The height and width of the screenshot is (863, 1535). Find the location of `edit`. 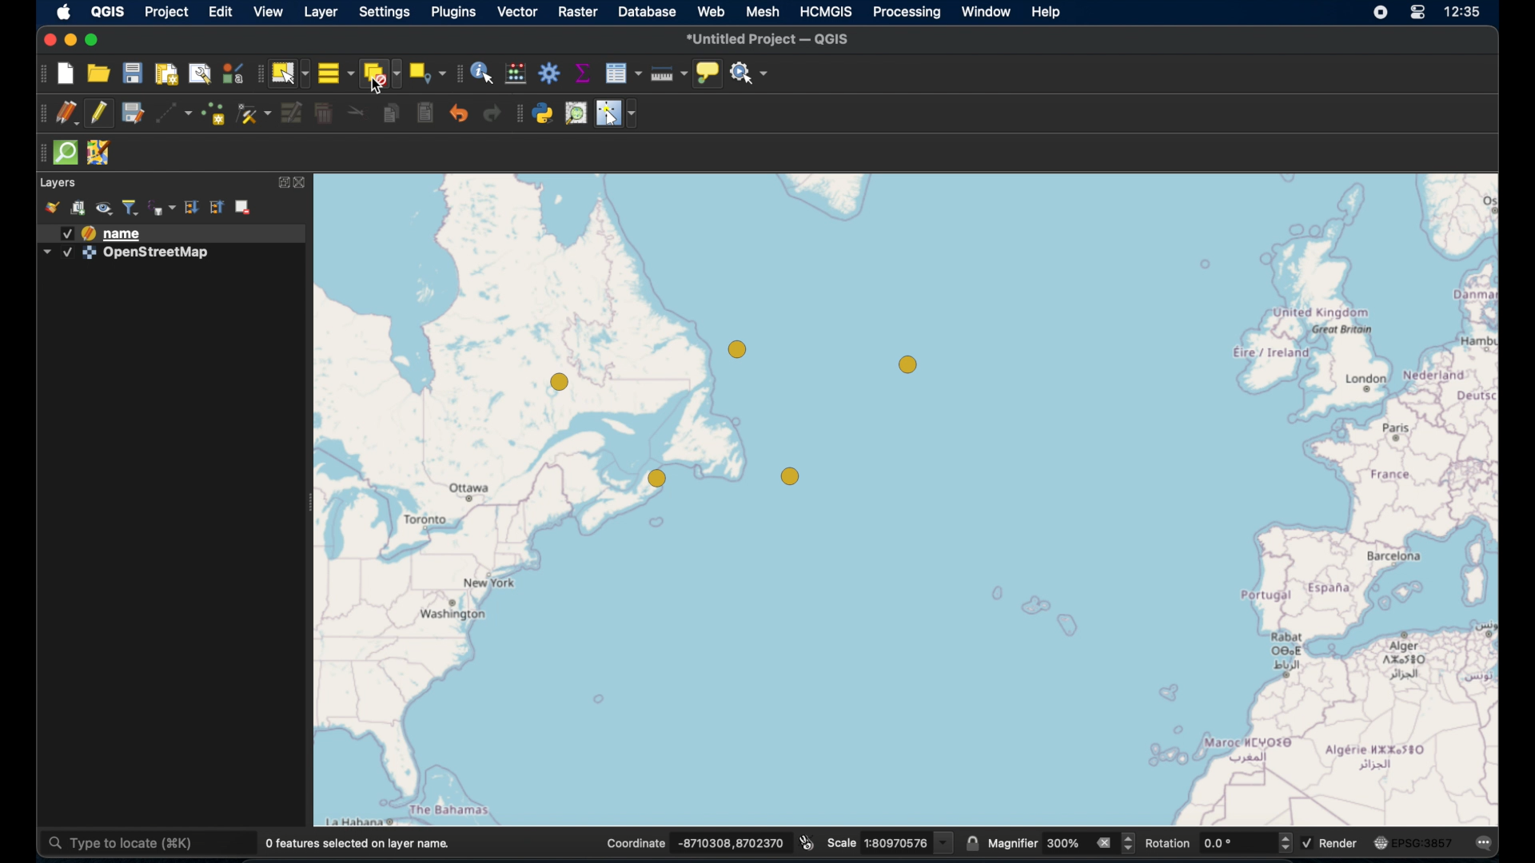

edit is located at coordinates (221, 14).